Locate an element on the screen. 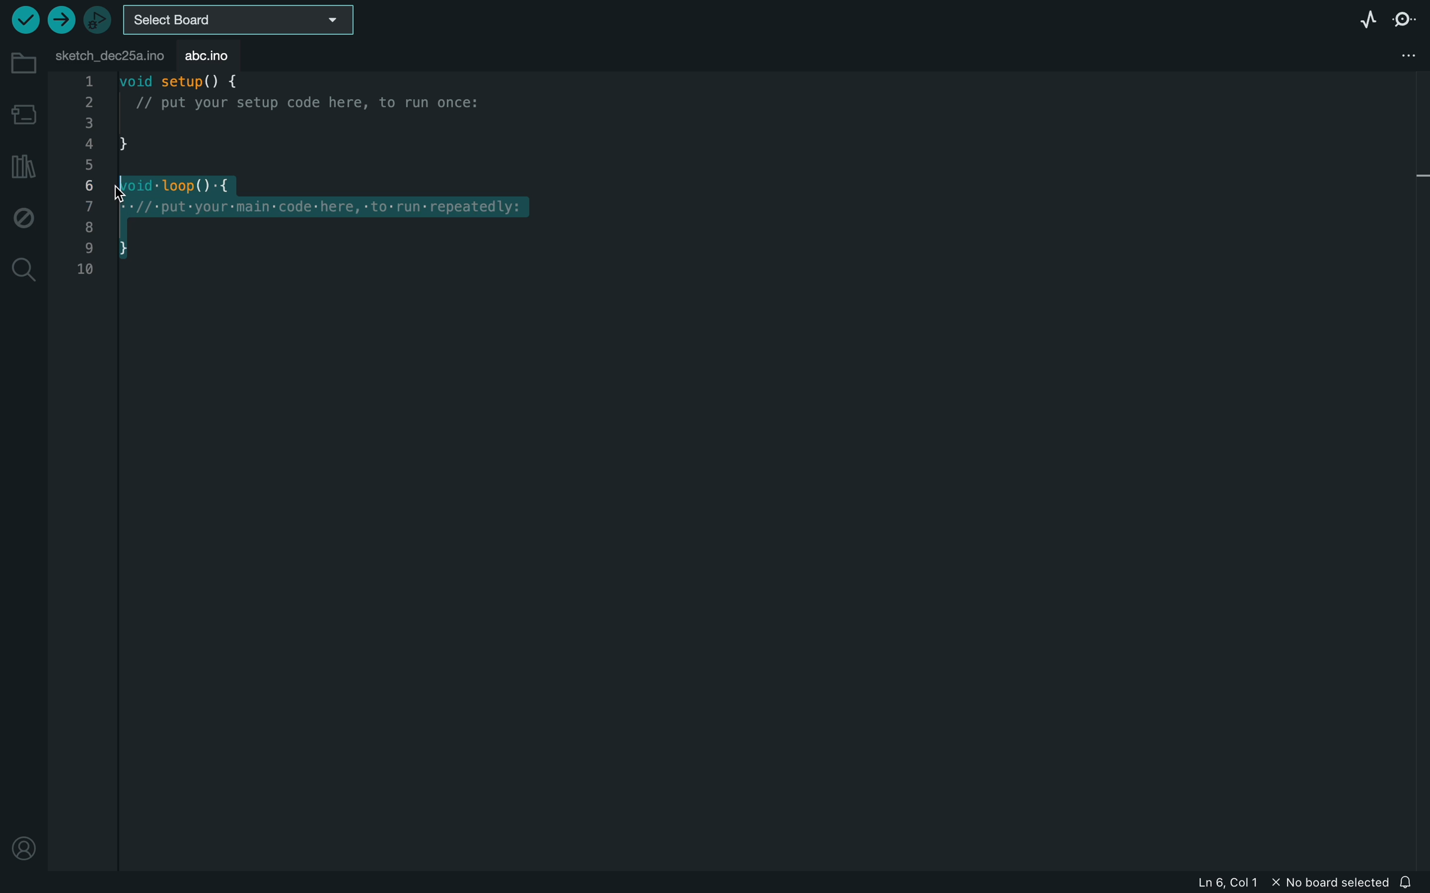 The height and width of the screenshot is (893, 1430). notification is located at coordinates (1408, 881).